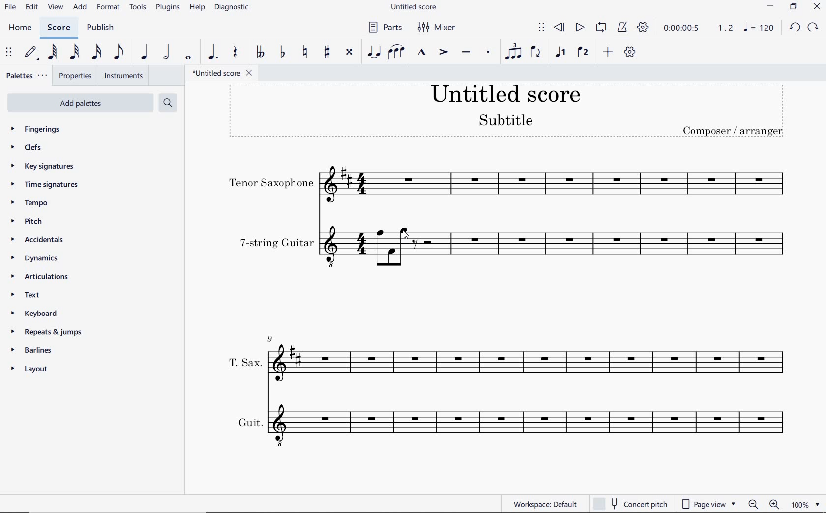 This screenshot has height=513, width=826. I want to click on SELECET TO MOVE, so click(9, 53).